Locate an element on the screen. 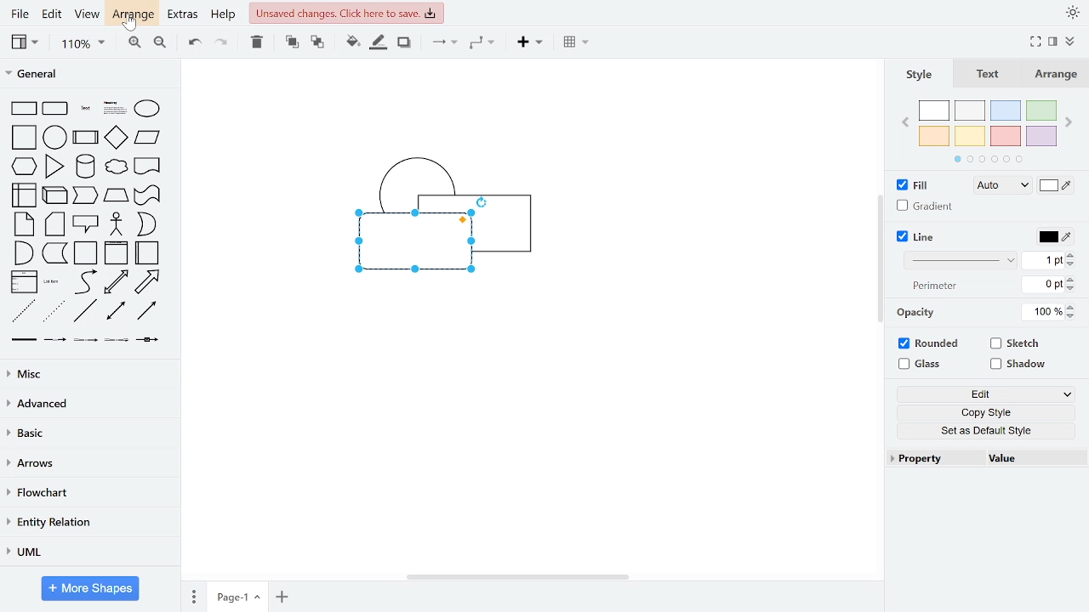 The width and height of the screenshot is (1089, 612). opacity is located at coordinates (915, 314).